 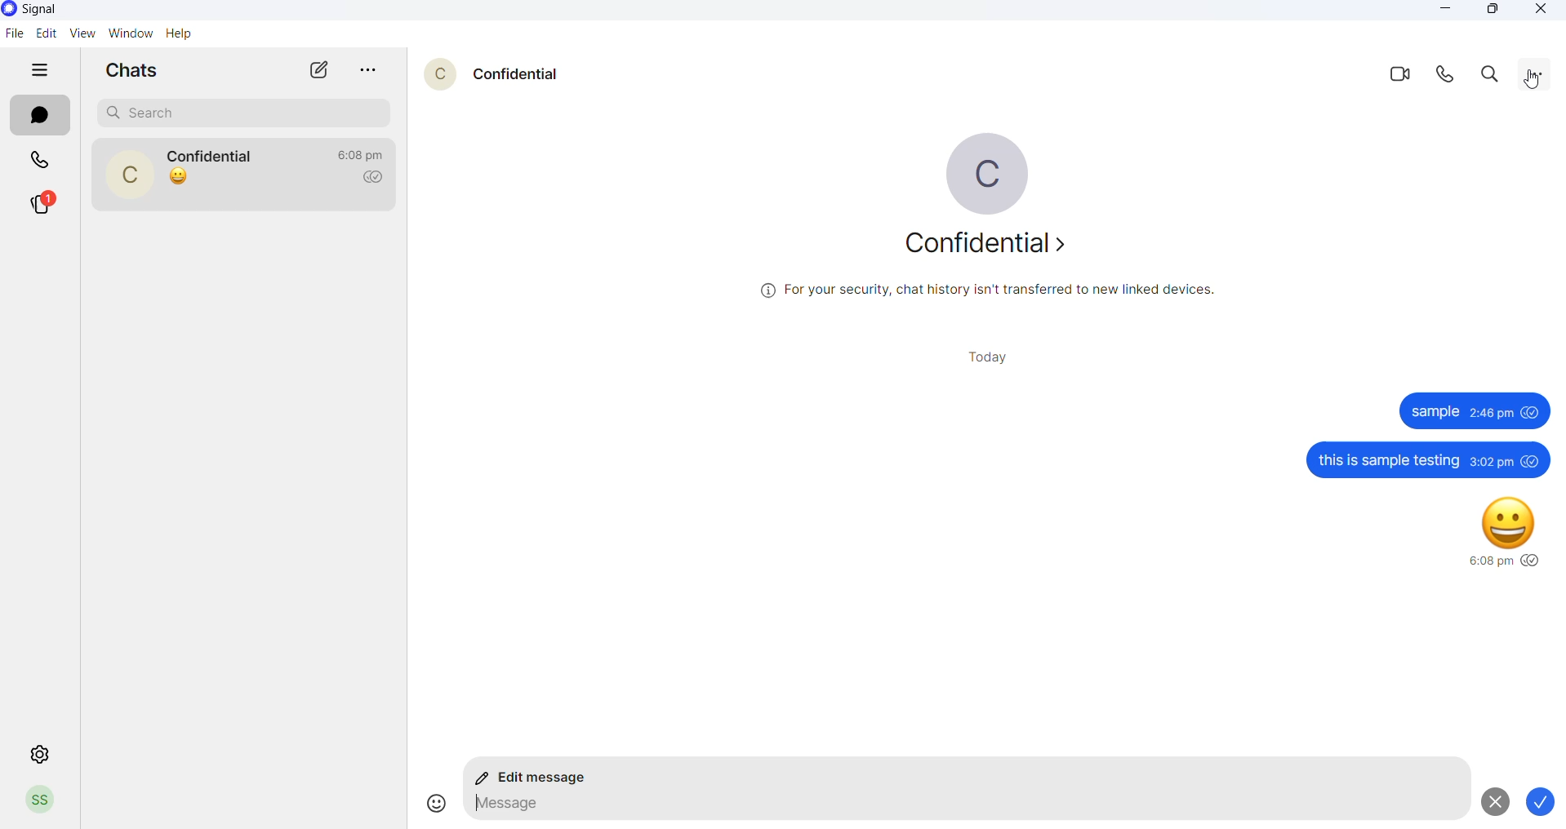 I want to click on security related information, so click(x=991, y=290).